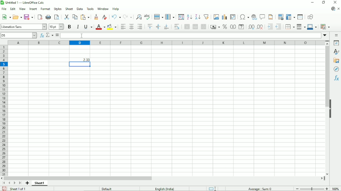  What do you see at coordinates (279, 27) in the screenshot?
I see `Decrease indent` at bounding box center [279, 27].